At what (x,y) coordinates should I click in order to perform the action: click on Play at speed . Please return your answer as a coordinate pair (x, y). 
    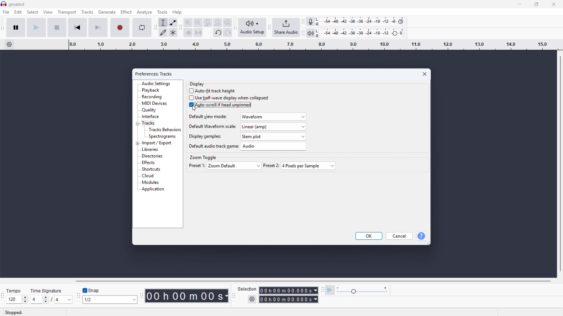
    Looking at the image, I should click on (330, 290).